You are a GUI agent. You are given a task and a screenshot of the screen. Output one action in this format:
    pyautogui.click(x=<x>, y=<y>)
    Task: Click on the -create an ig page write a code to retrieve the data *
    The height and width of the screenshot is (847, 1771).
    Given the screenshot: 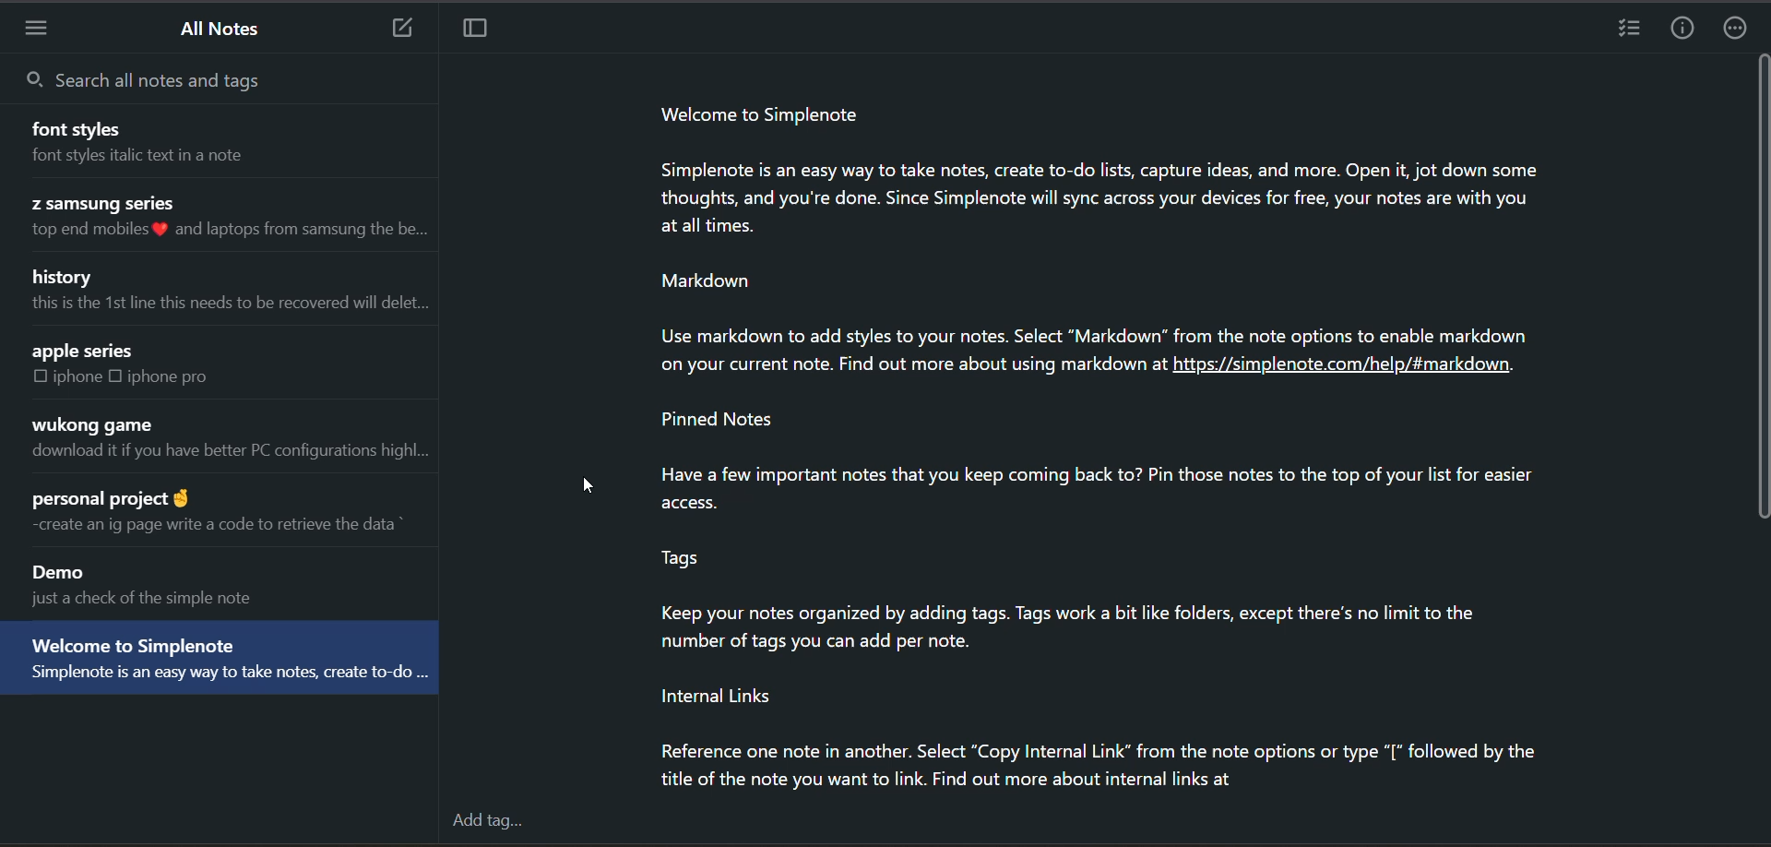 What is the action you would take?
    pyautogui.click(x=225, y=531)
    